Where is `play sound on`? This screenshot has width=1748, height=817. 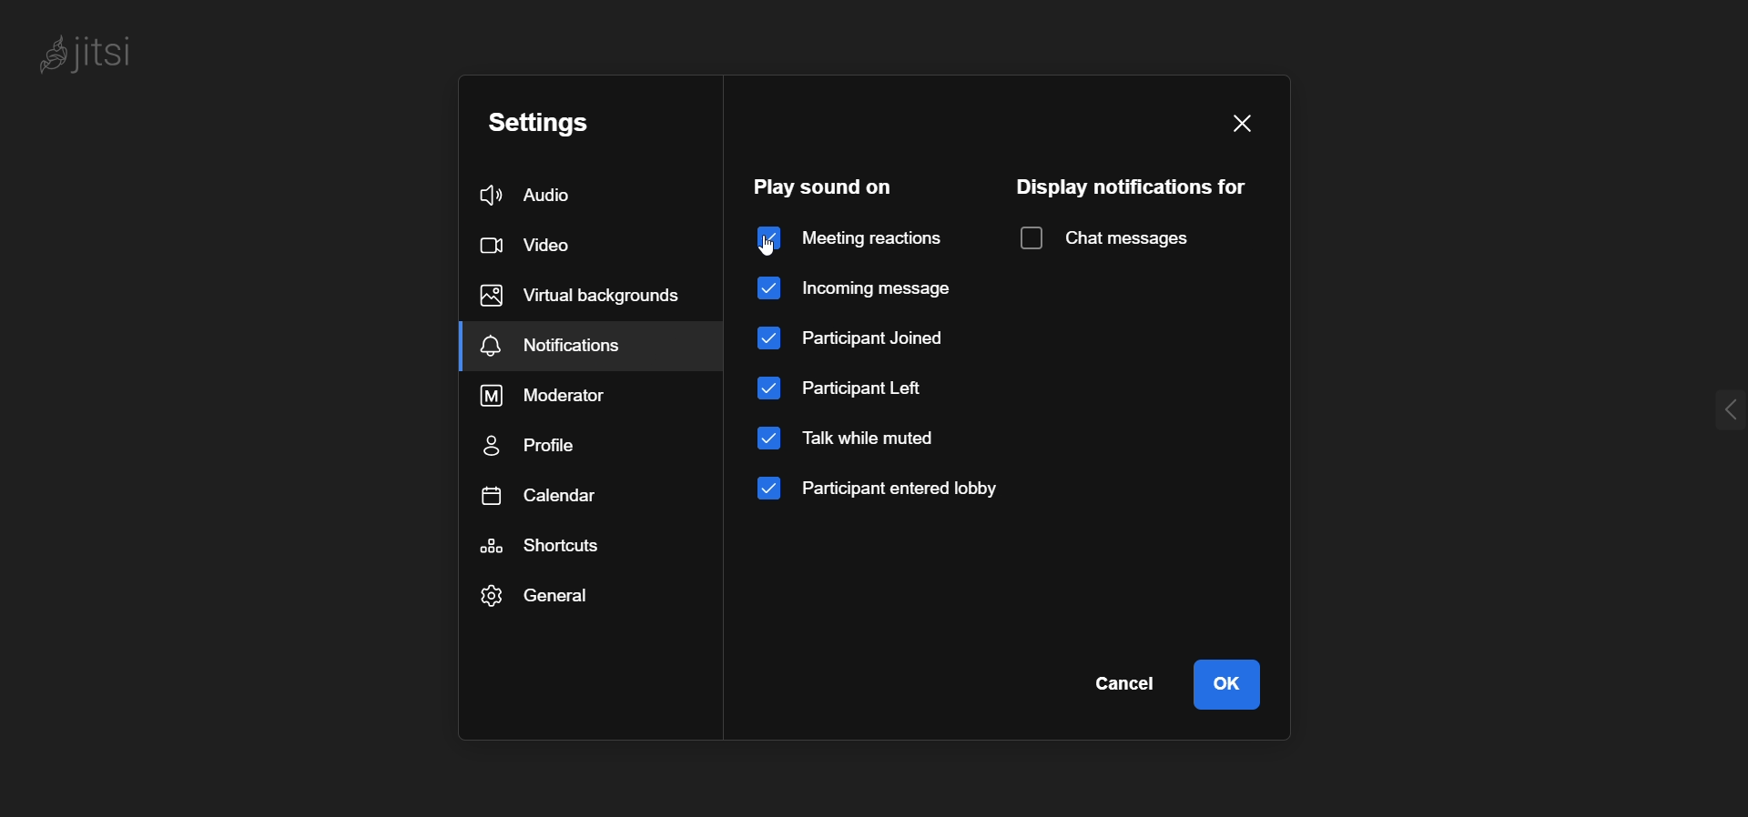
play sound on is located at coordinates (835, 187).